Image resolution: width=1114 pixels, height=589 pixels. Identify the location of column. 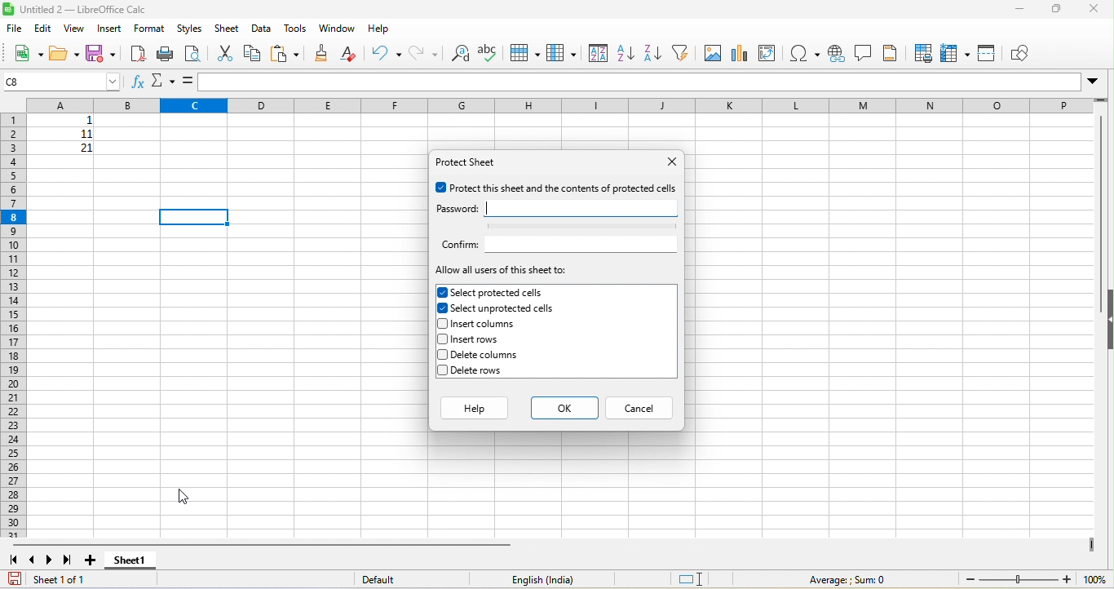
(561, 52).